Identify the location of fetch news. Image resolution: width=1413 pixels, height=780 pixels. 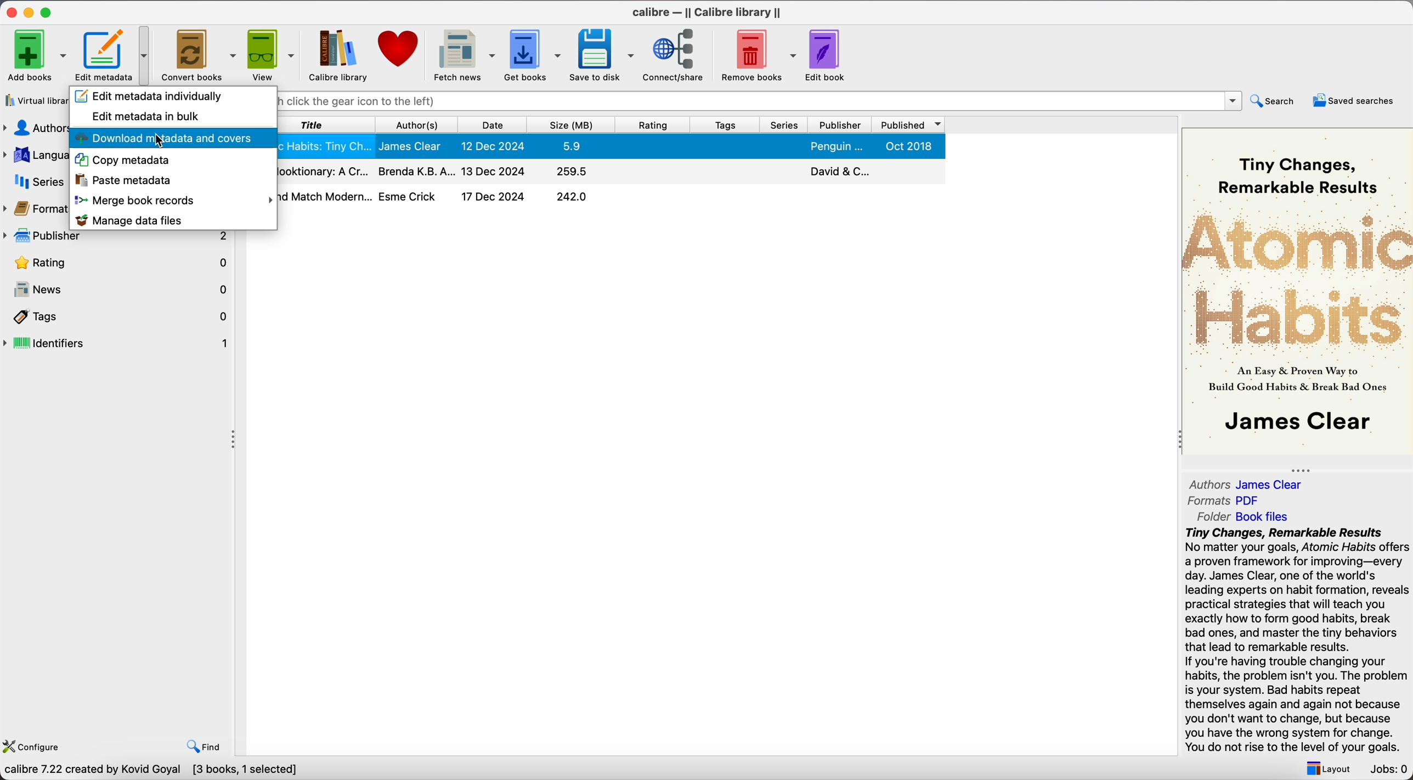
(464, 56).